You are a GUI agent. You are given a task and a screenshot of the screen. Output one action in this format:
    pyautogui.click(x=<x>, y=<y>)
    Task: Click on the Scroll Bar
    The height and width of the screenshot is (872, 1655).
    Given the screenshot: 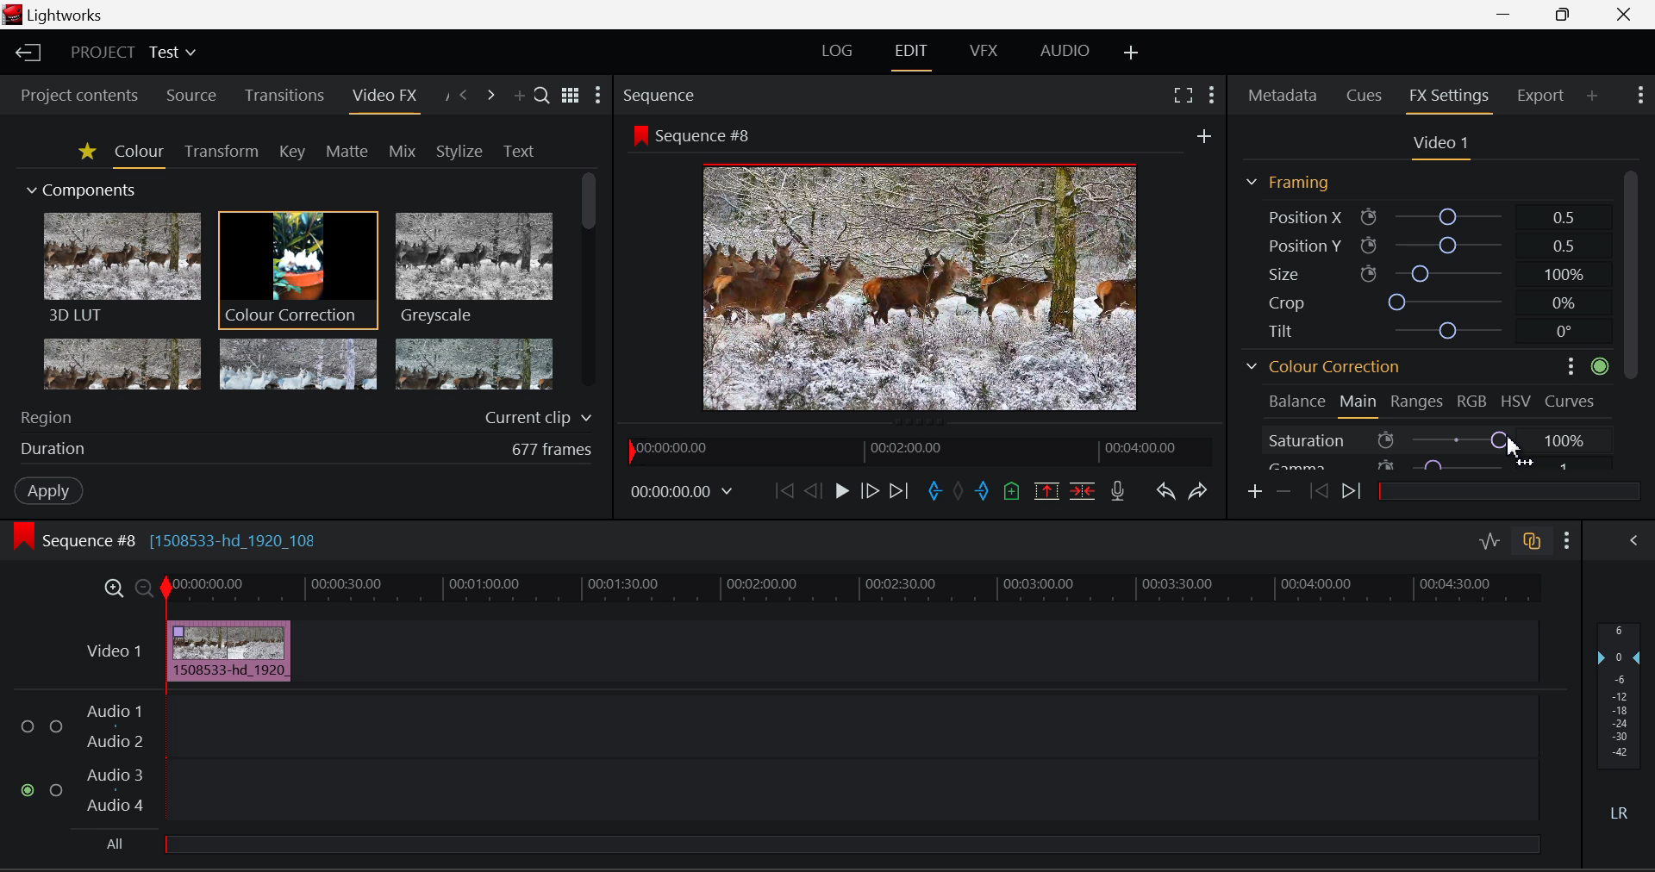 What is the action you would take?
    pyautogui.click(x=590, y=287)
    